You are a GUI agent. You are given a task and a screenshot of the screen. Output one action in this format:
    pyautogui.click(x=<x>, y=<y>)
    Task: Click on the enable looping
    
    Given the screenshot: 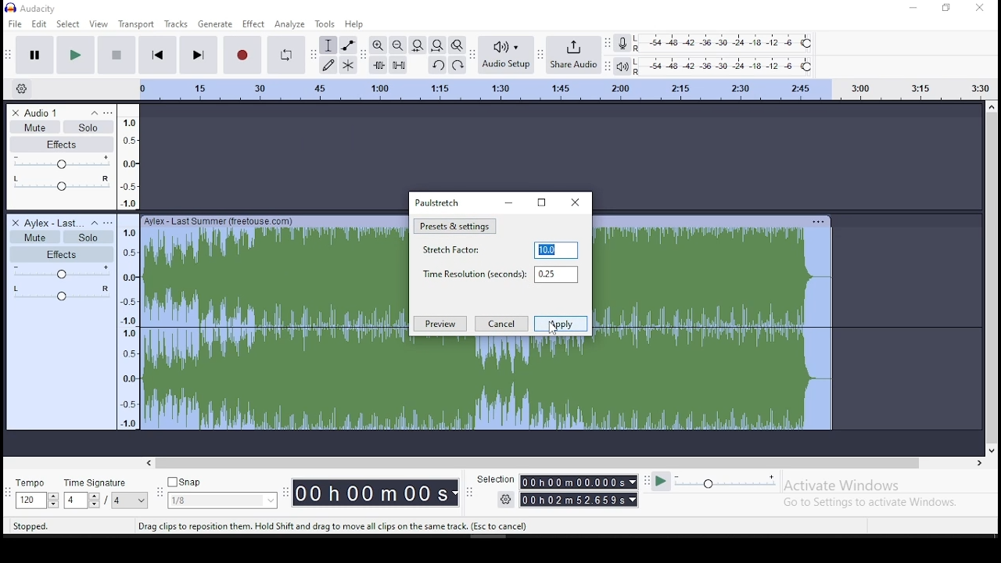 What is the action you would take?
    pyautogui.click(x=286, y=55)
    